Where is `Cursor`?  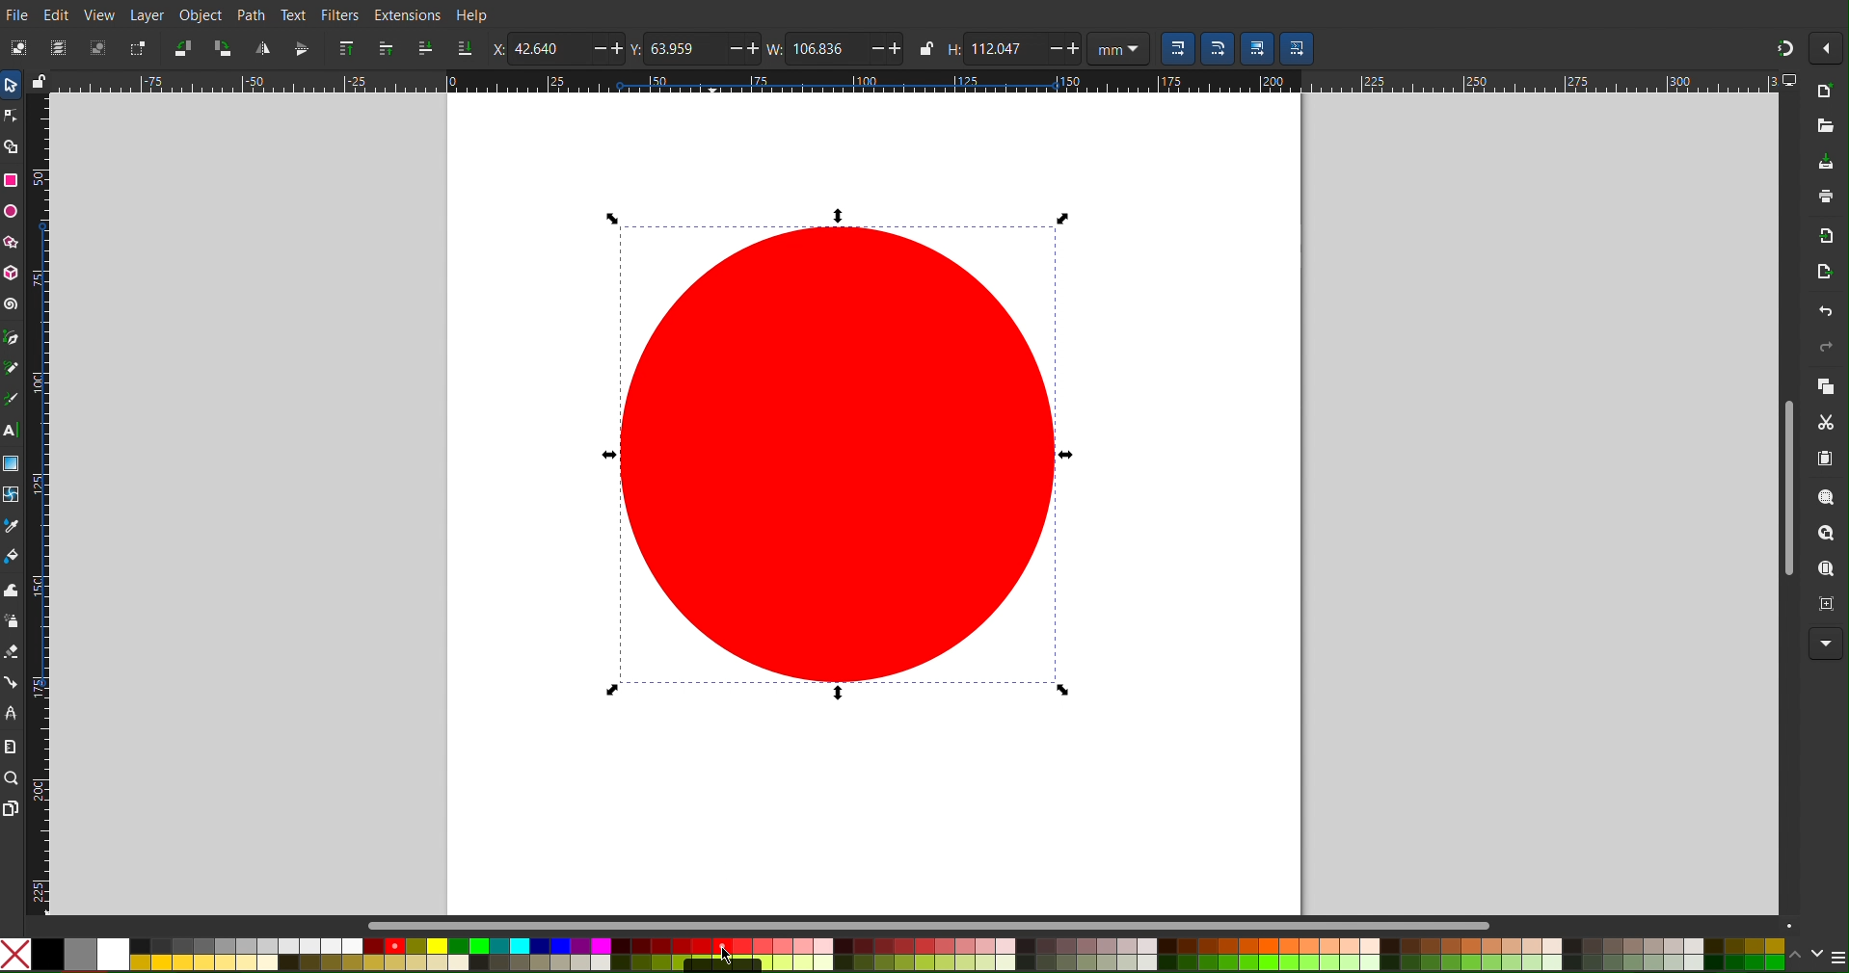 Cursor is located at coordinates (724, 952).